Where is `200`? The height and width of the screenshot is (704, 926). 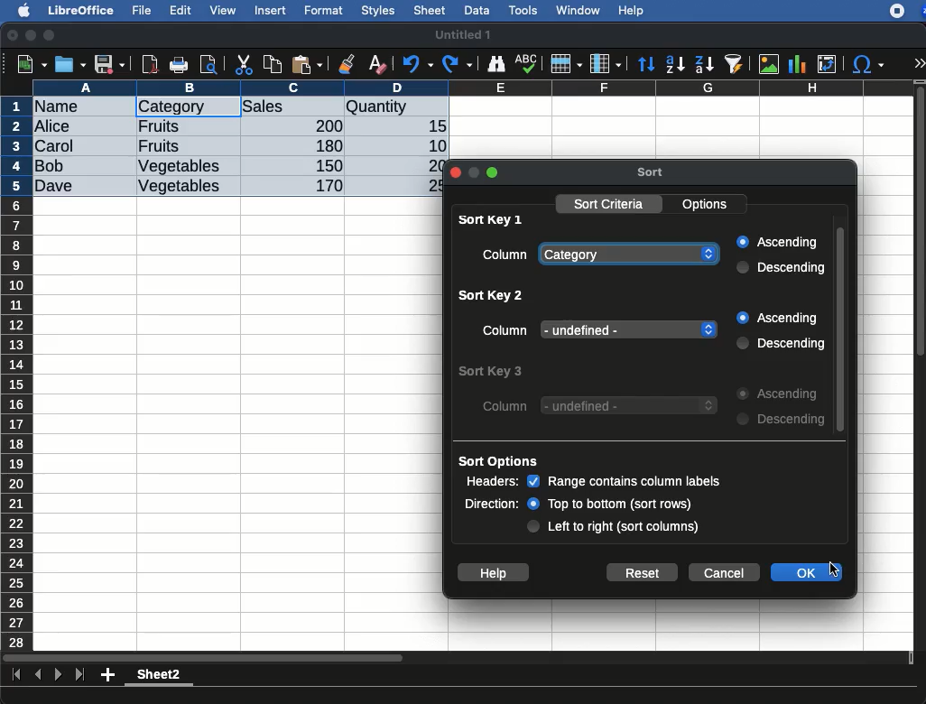 200 is located at coordinates (324, 125).